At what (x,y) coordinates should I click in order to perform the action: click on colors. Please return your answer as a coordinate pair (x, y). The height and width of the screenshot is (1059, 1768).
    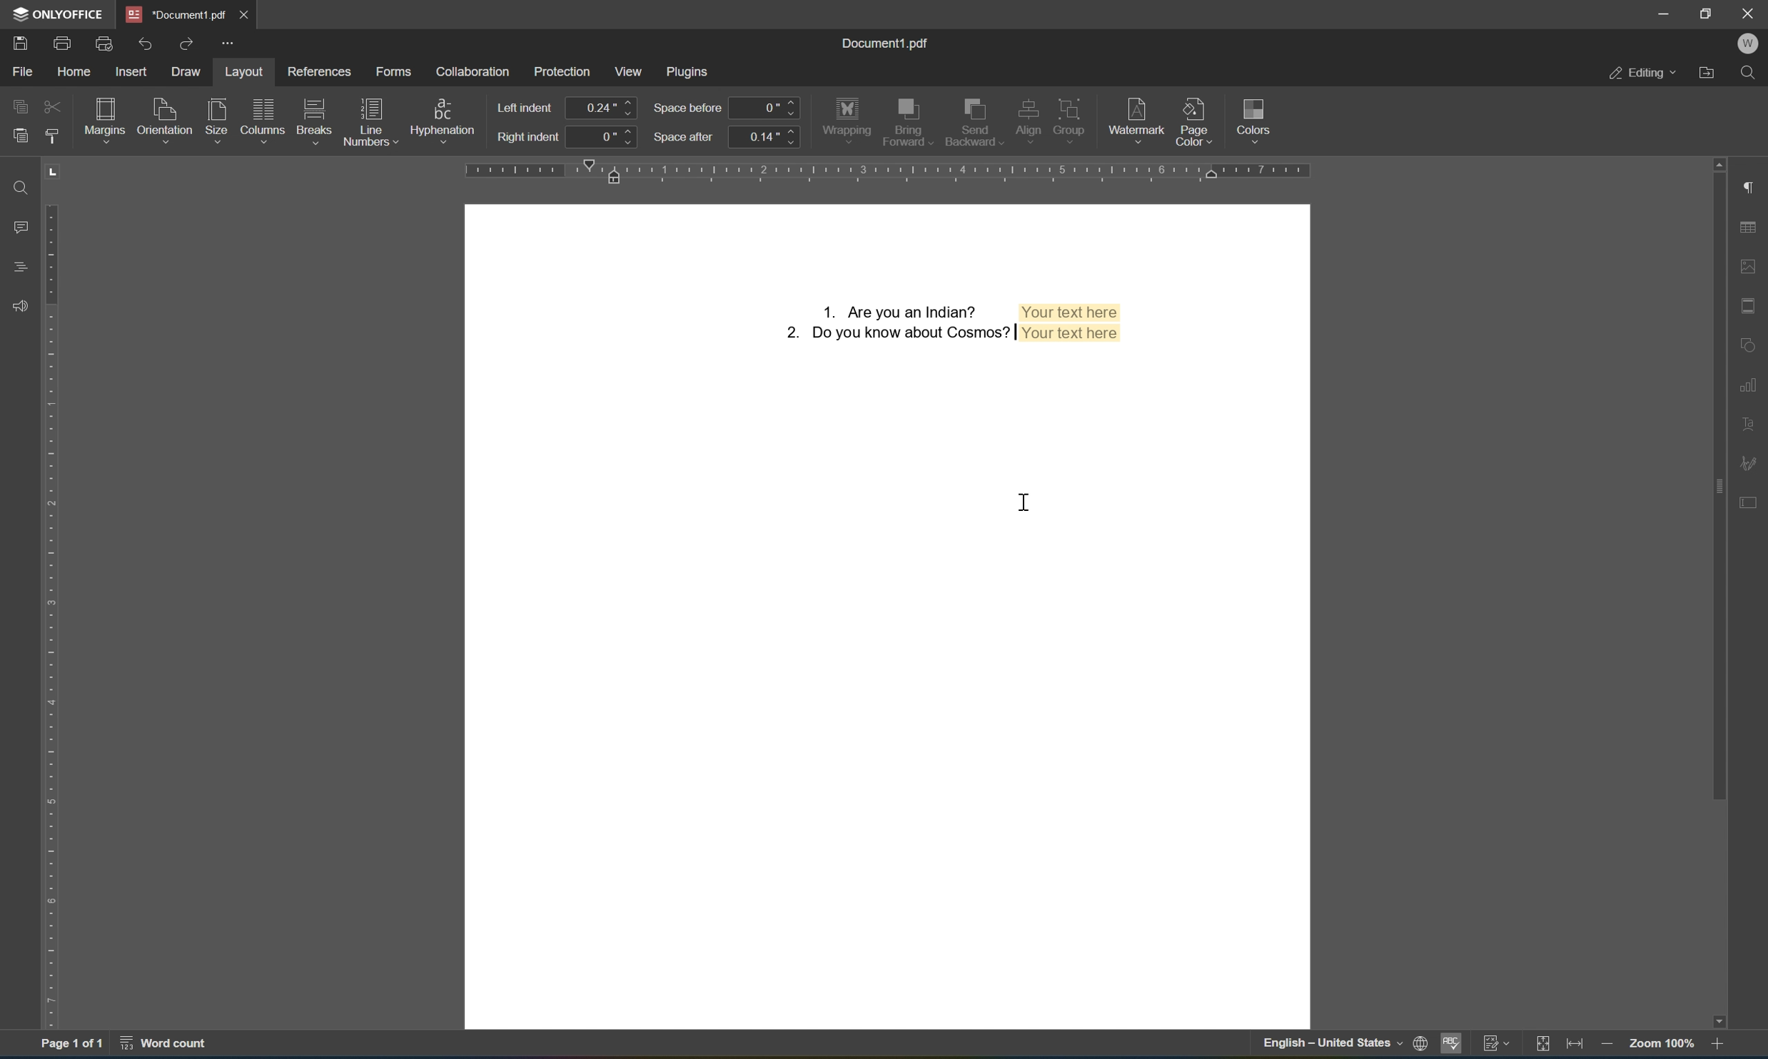
    Looking at the image, I should click on (1253, 118).